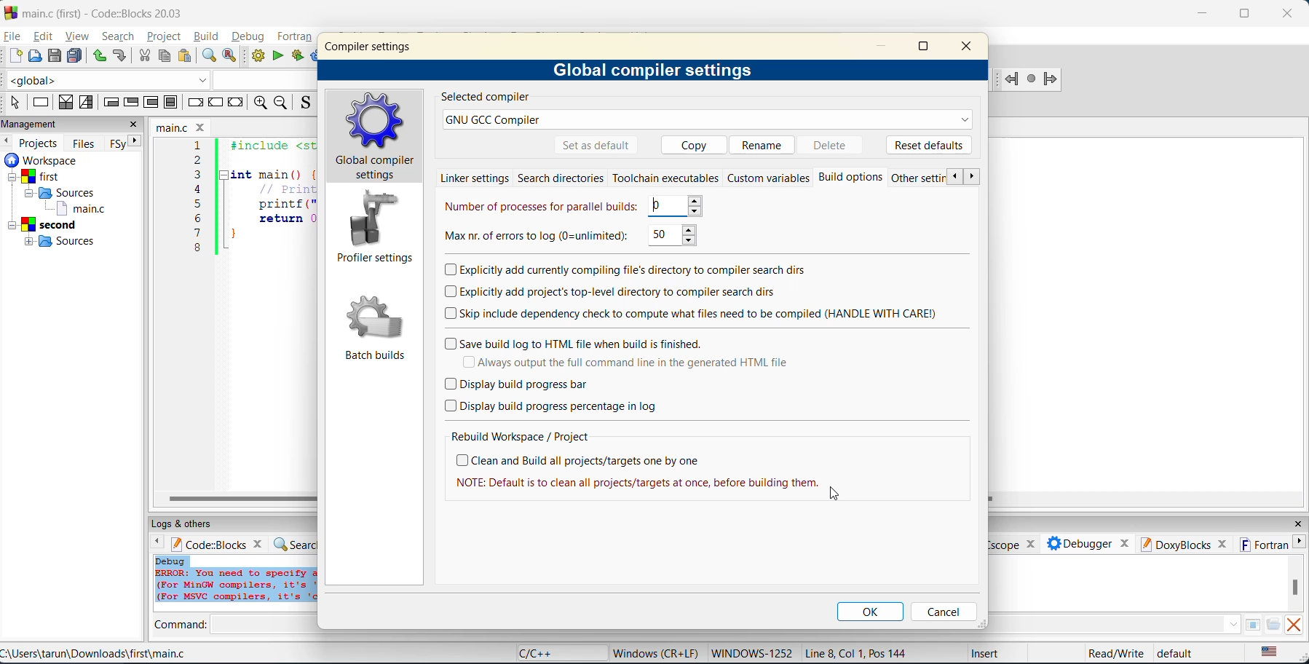  What do you see at coordinates (90, 103) in the screenshot?
I see `selection` at bounding box center [90, 103].